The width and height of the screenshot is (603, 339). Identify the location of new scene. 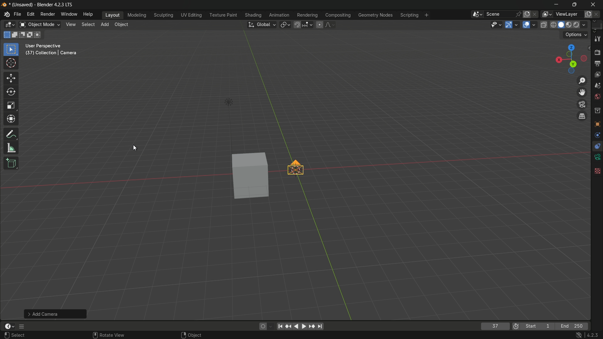
(528, 15).